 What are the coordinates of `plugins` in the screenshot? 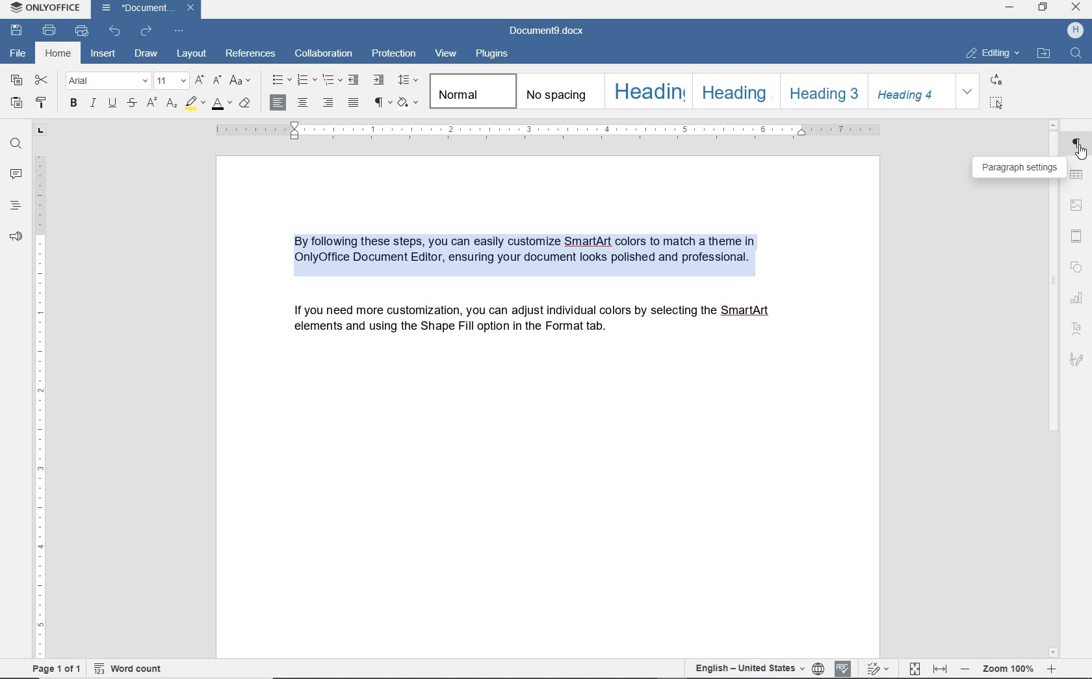 It's located at (497, 54).